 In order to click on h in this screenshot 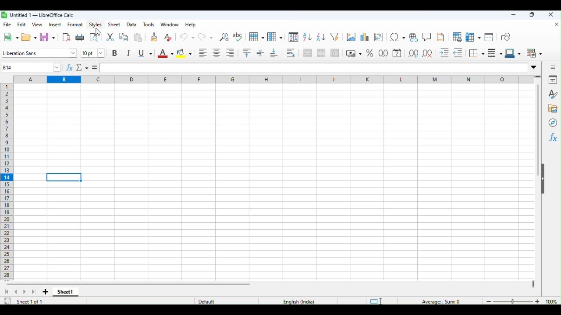, I will do `click(264, 79)`.